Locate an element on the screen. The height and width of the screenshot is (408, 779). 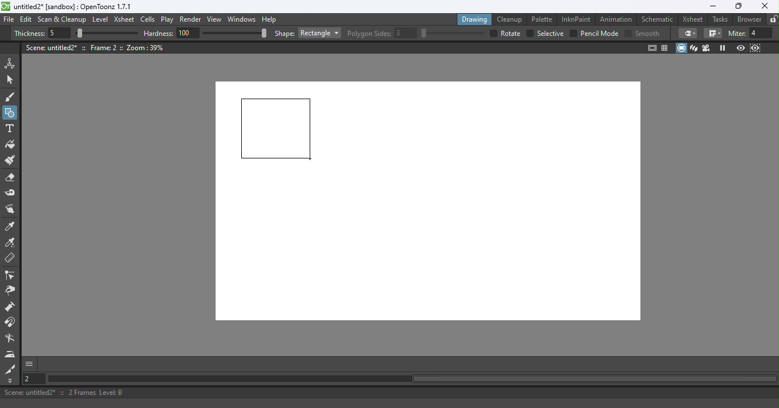
Eraser tool is located at coordinates (13, 178).